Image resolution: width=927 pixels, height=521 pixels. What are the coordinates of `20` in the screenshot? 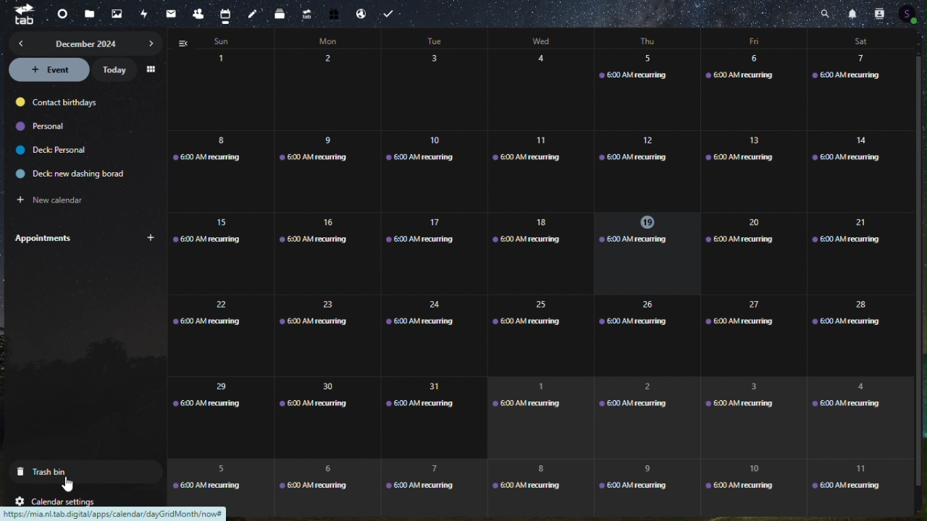 It's located at (744, 252).